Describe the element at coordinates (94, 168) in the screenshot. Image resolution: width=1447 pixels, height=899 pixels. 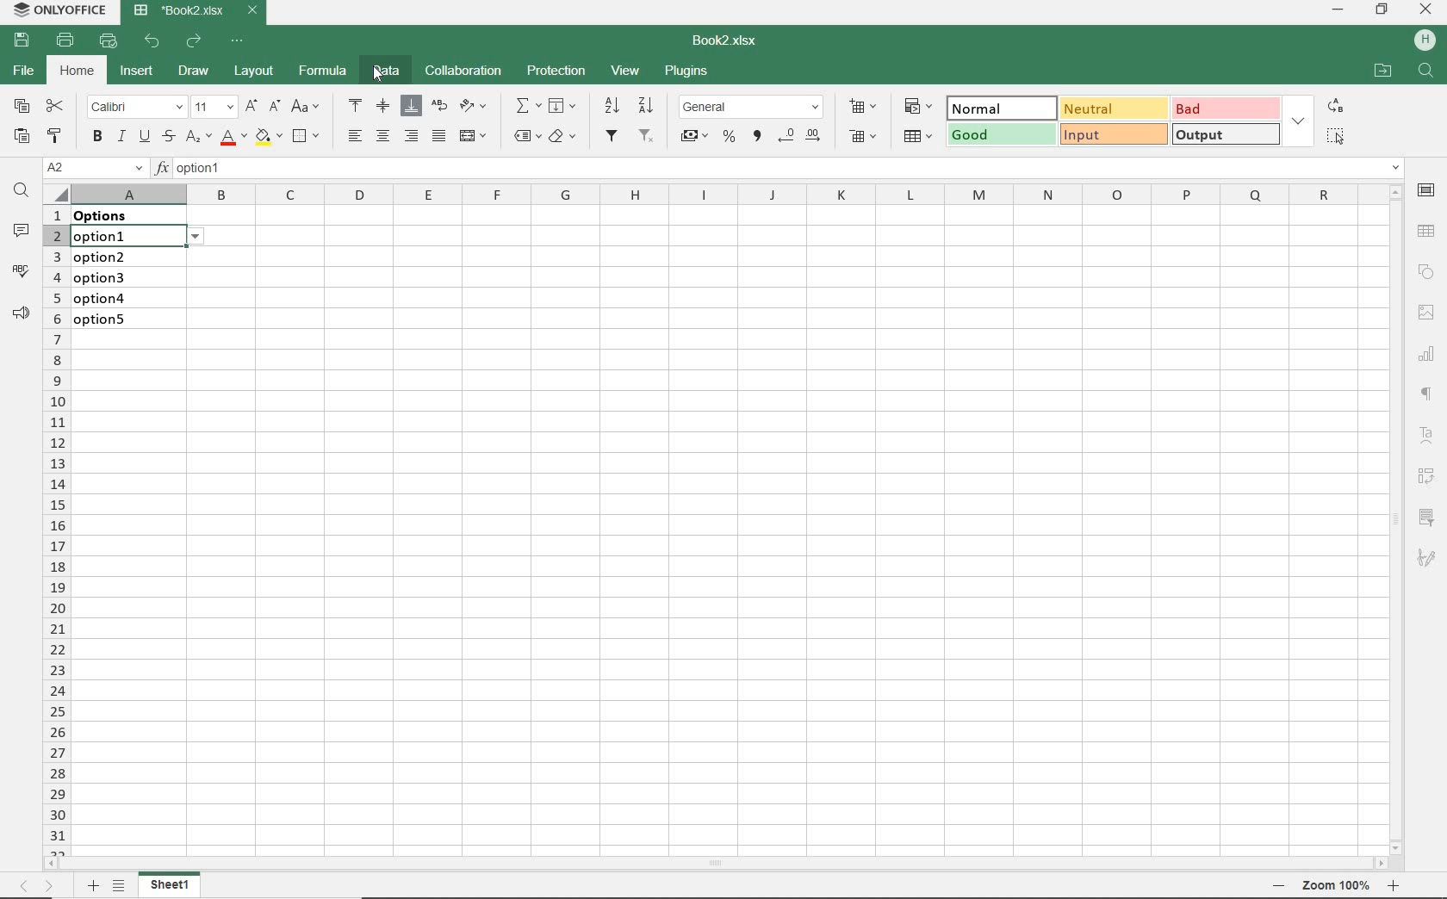
I see `NAME MANAGER` at that location.